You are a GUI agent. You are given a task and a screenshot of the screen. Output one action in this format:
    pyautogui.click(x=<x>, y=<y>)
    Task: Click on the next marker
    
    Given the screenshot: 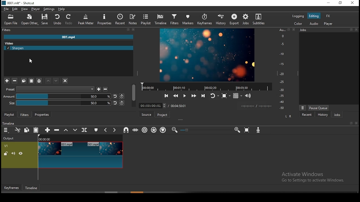 What is the action you would take?
    pyautogui.click(x=114, y=129)
    